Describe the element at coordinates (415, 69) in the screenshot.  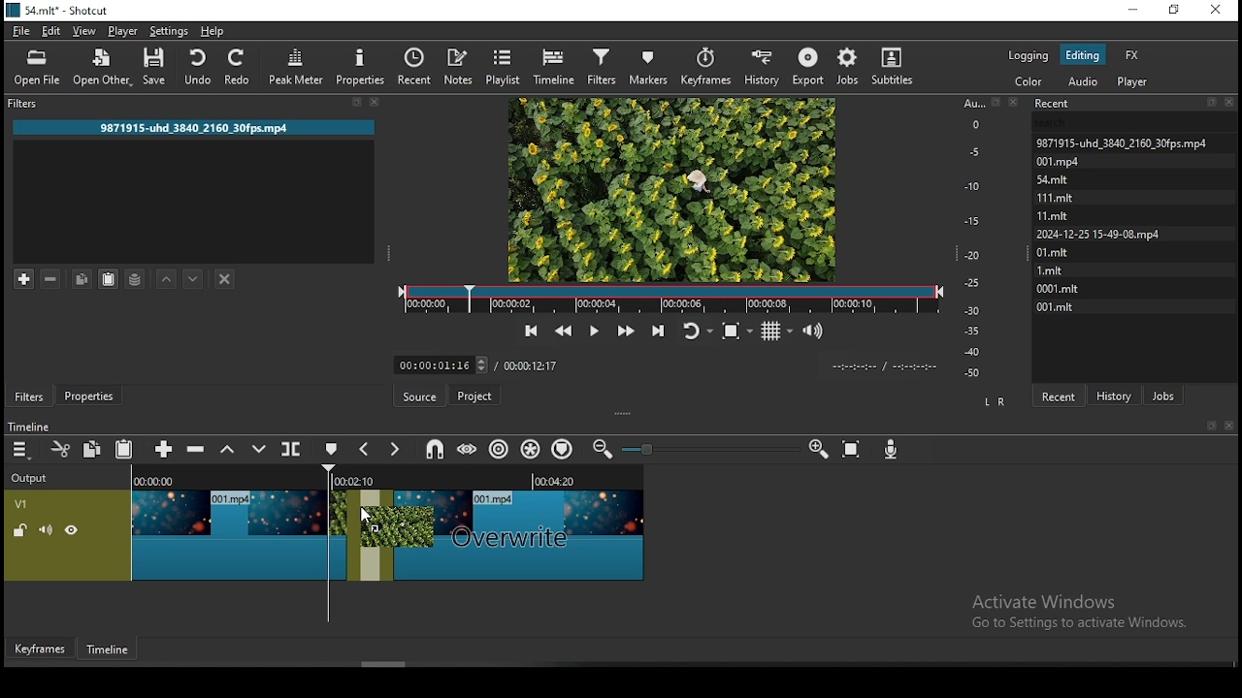
I see `recent` at that location.